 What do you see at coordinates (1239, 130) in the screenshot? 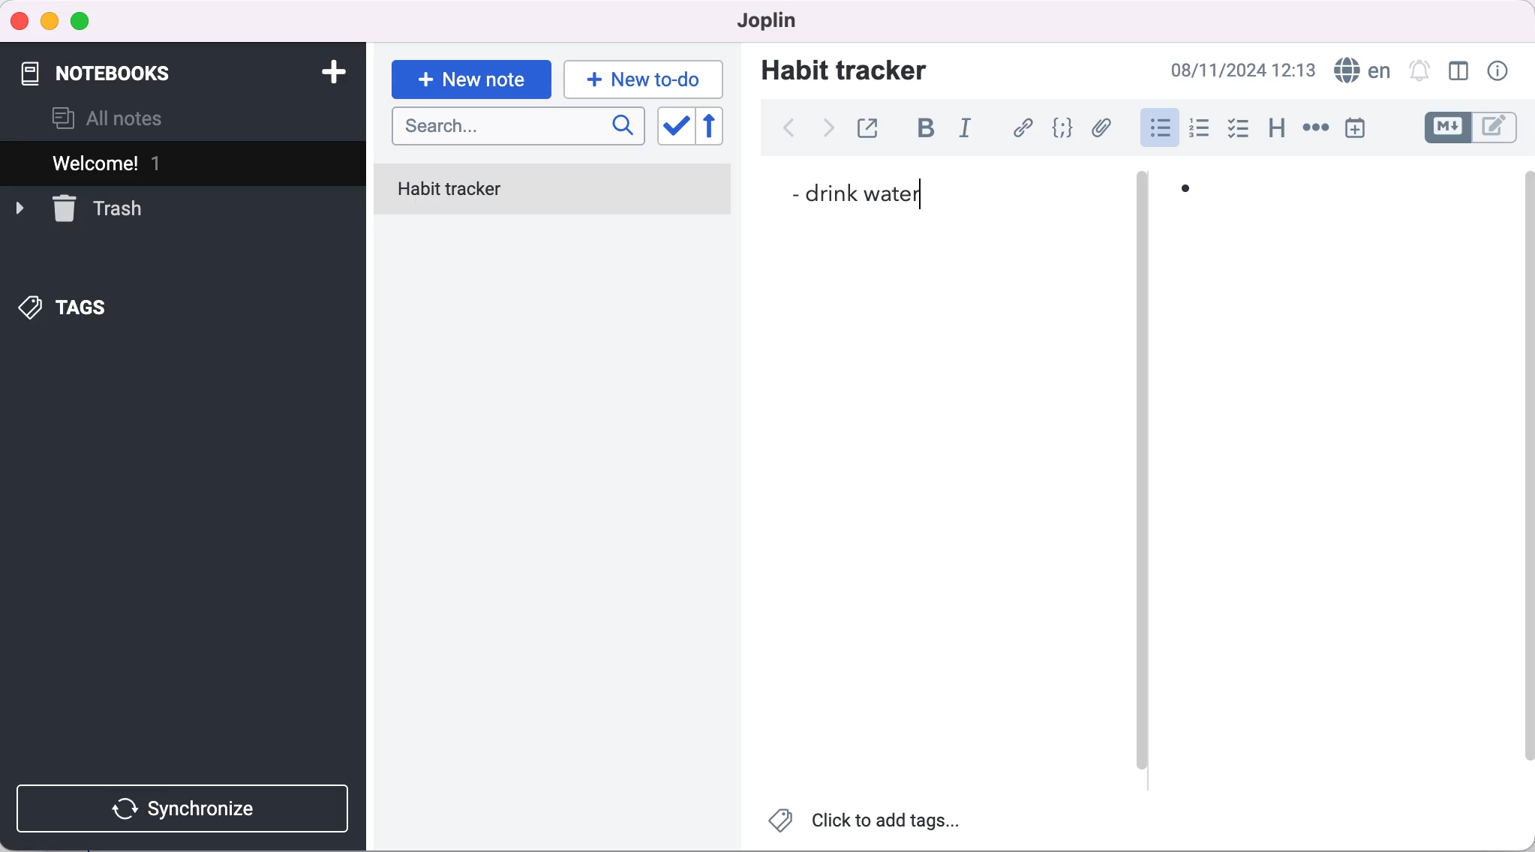
I see `checkbox` at bounding box center [1239, 130].